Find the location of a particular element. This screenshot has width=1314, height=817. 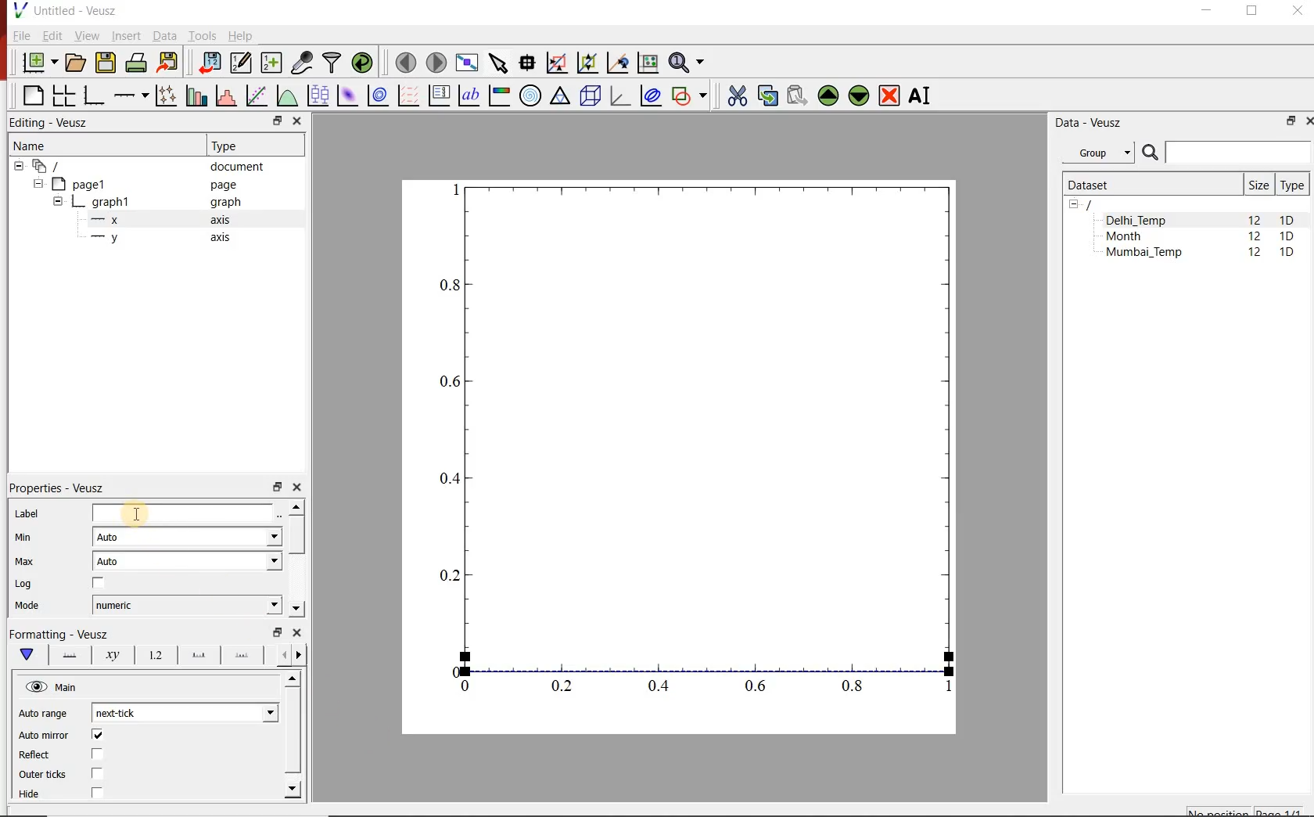

create new datasets using available options is located at coordinates (271, 63).